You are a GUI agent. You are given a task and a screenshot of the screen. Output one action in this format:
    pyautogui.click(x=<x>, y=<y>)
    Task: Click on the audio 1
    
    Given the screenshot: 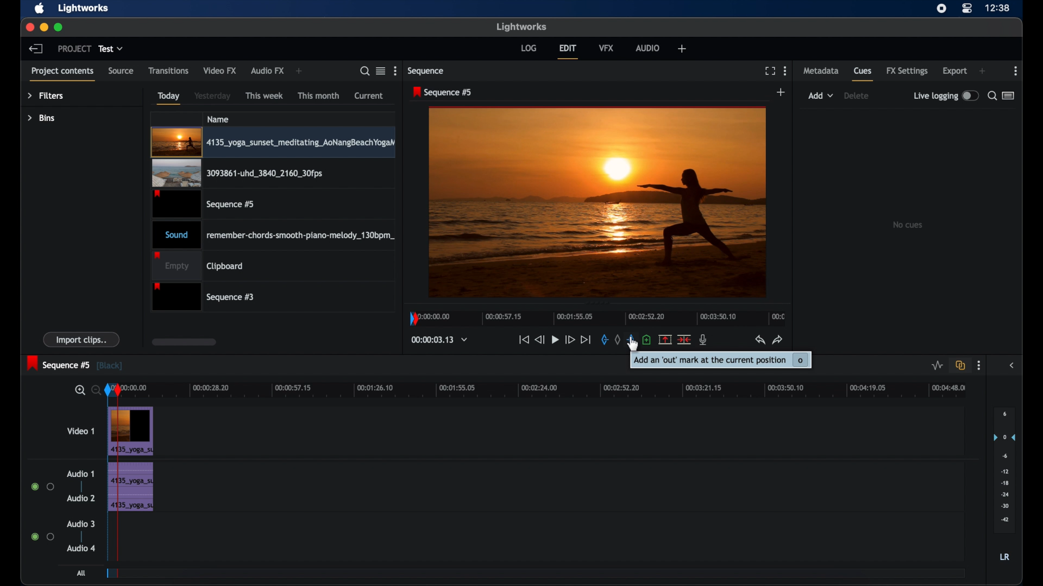 What is the action you would take?
    pyautogui.click(x=79, y=474)
    